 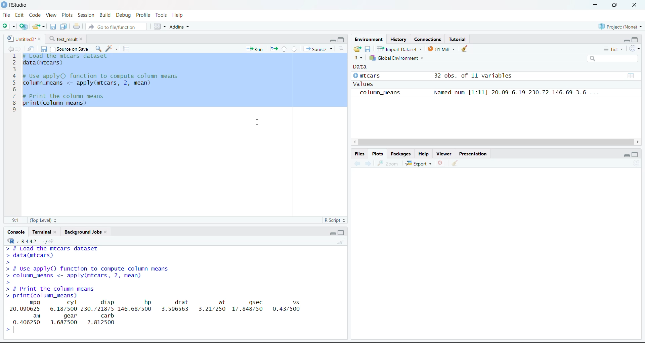 I want to click on 1:1, so click(x=16, y=220).